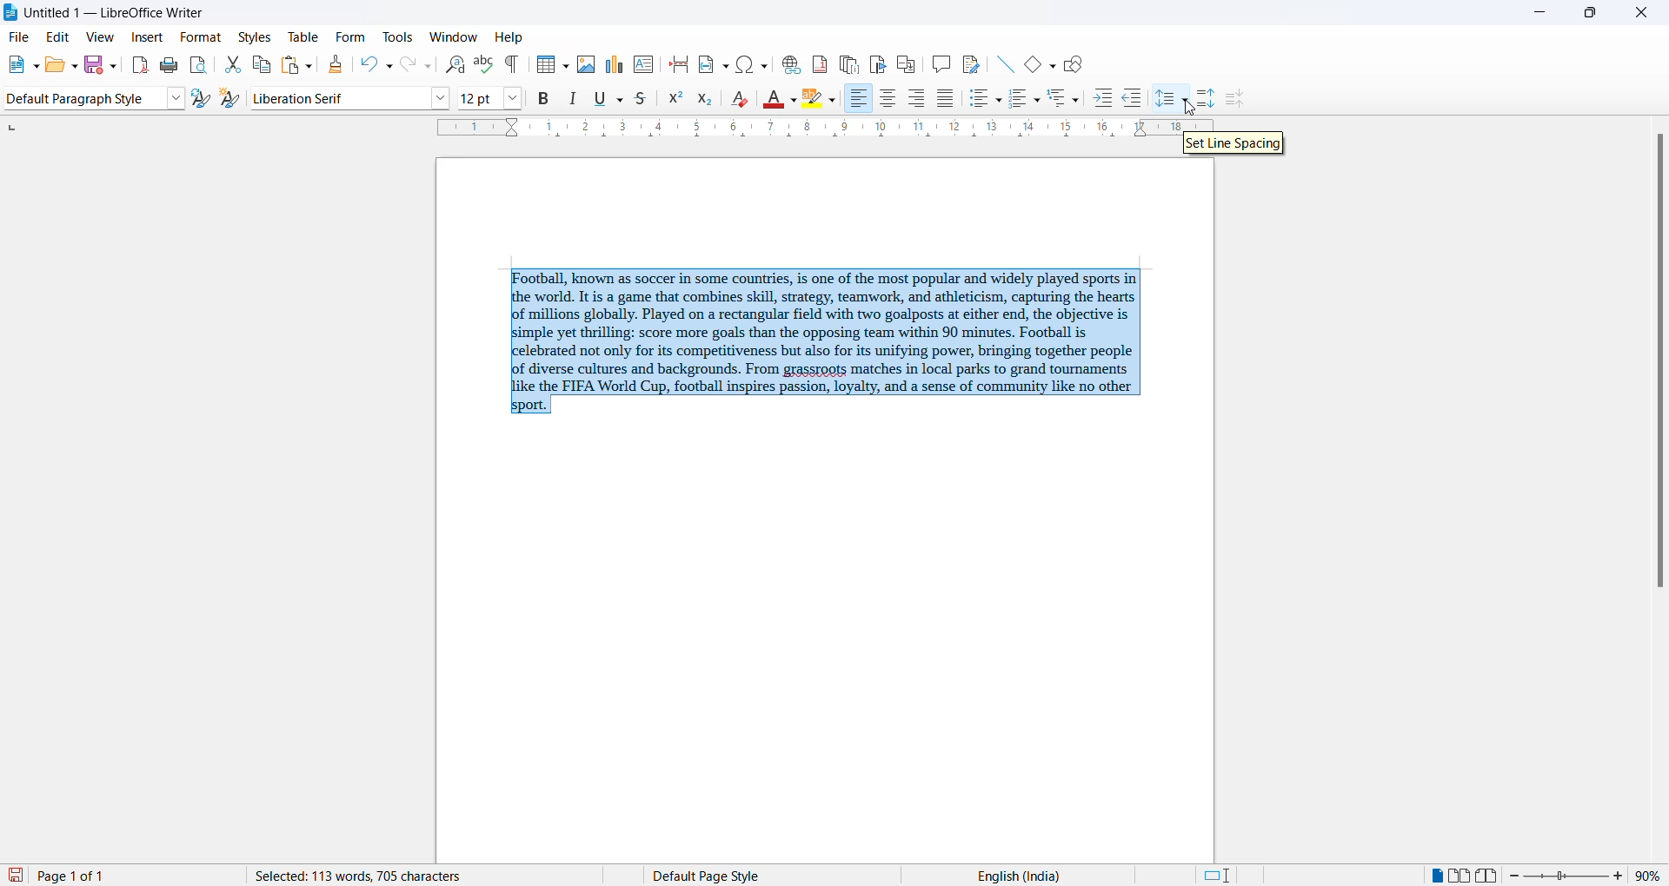  What do you see at coordinates (543, 64) in the screenshot?
I see `insert table` at bounding box center [543, 64].